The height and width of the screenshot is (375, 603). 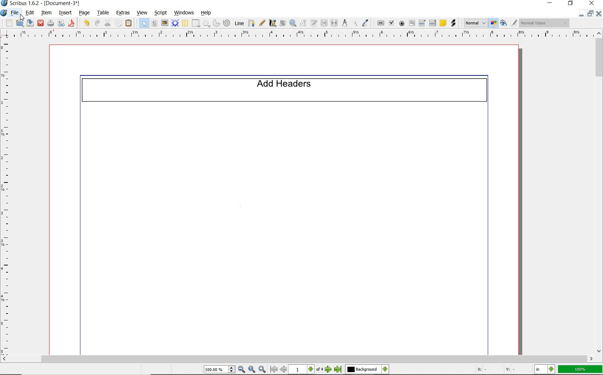 What do you see at coordinates (402, 23) in the screenshot?
I see `pdf radio button` at bounding box center [402, 23].